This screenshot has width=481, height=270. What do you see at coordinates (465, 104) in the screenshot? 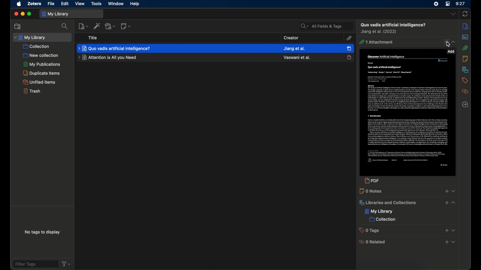
I see `located` at bounding box center [465, 104].